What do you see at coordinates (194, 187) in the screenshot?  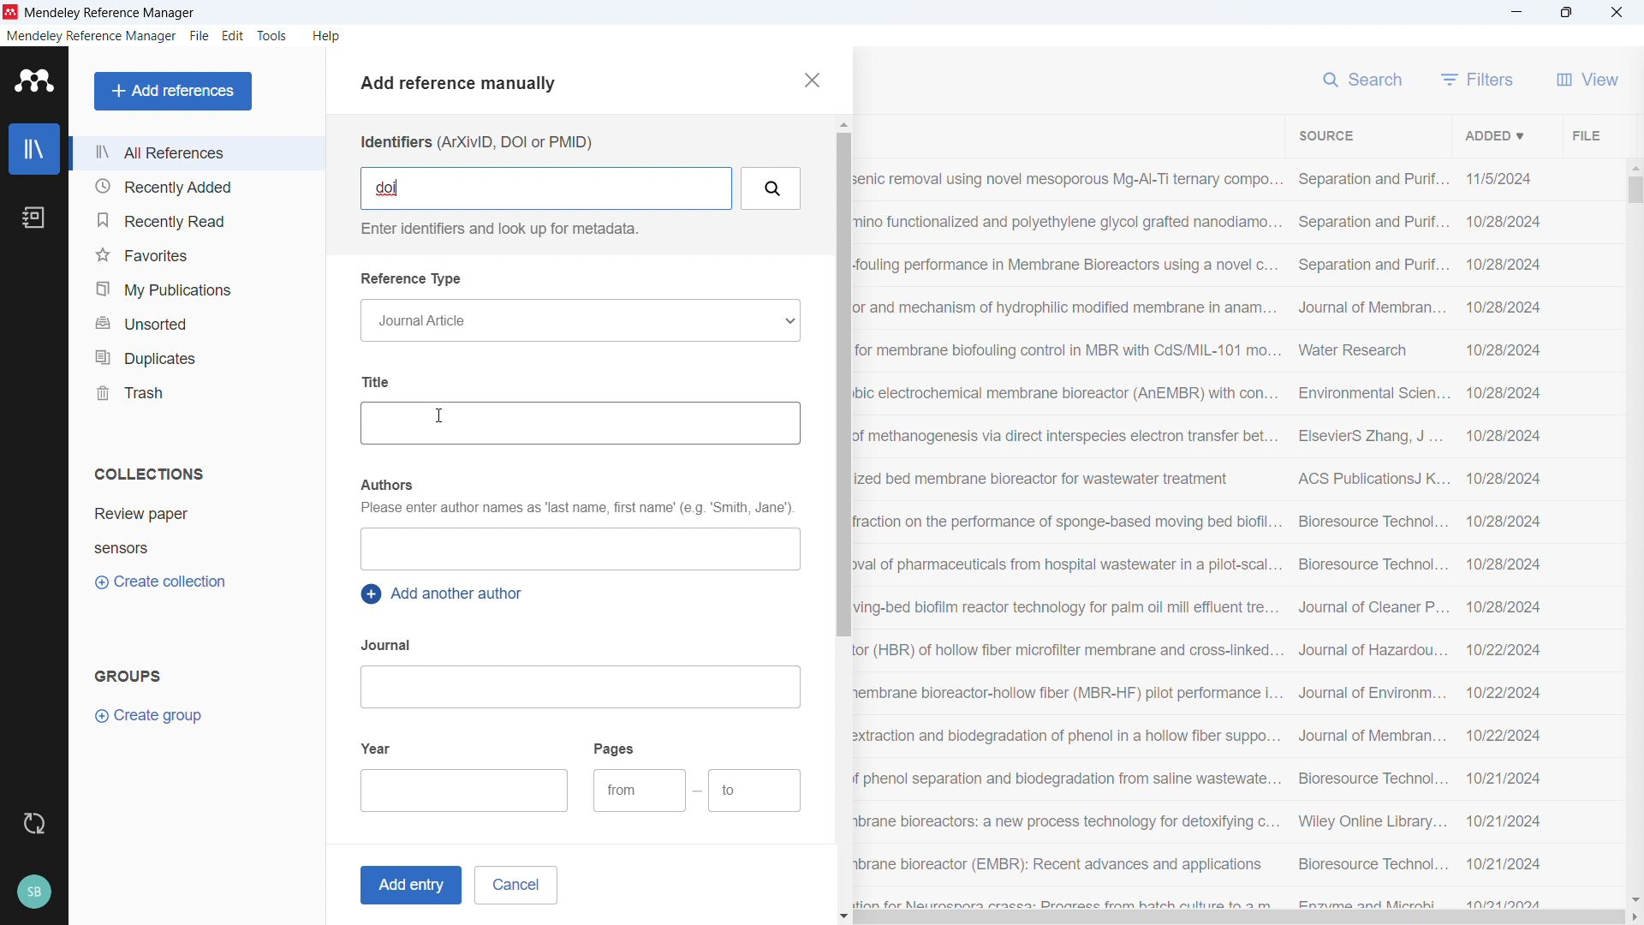 I see `Recently added ` at bounding box center [194, 187].